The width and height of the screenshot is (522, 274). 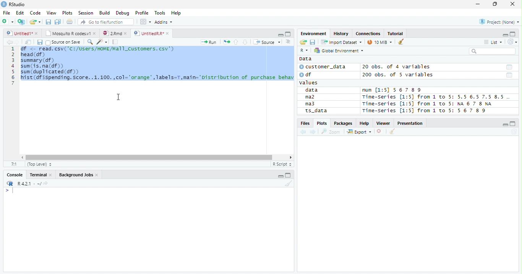 What do you see at coordinates (13, 5) in the screenshot?
I see `RStudio` at bounding box center [13, 5].